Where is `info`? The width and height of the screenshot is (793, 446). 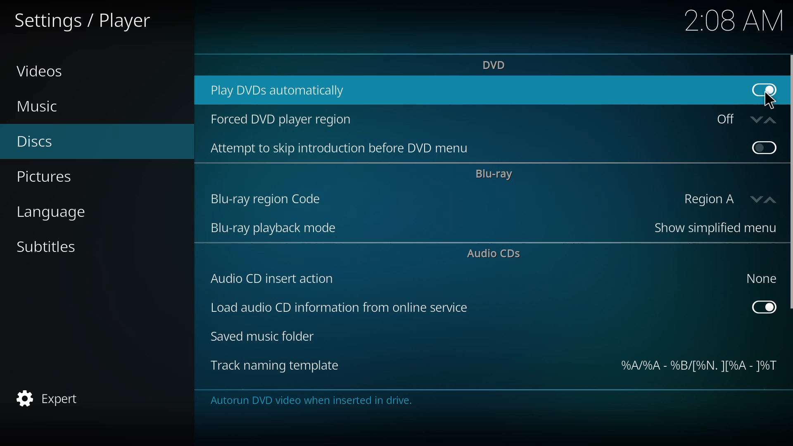 info is located at coordinates (313, 401).